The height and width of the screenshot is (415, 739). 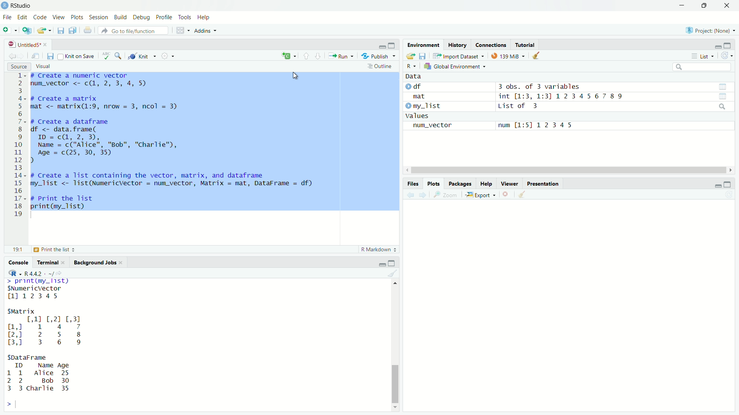 What do you see at coordinates (424, 56) in the screenshot?
I see `files` at bounding box center [424, 56].